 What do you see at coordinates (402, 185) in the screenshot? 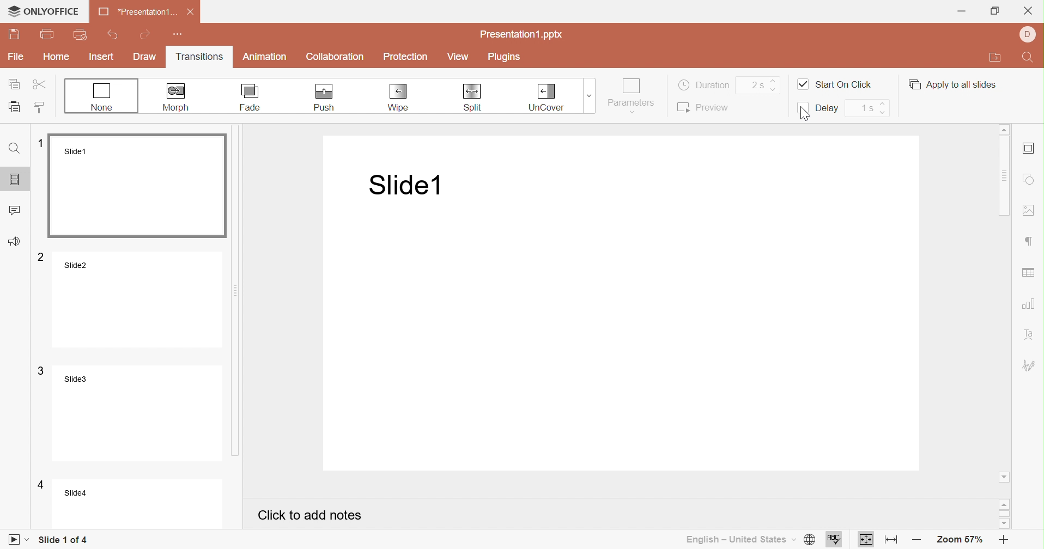
I see `Slide1` at bounding box center [402, 185].